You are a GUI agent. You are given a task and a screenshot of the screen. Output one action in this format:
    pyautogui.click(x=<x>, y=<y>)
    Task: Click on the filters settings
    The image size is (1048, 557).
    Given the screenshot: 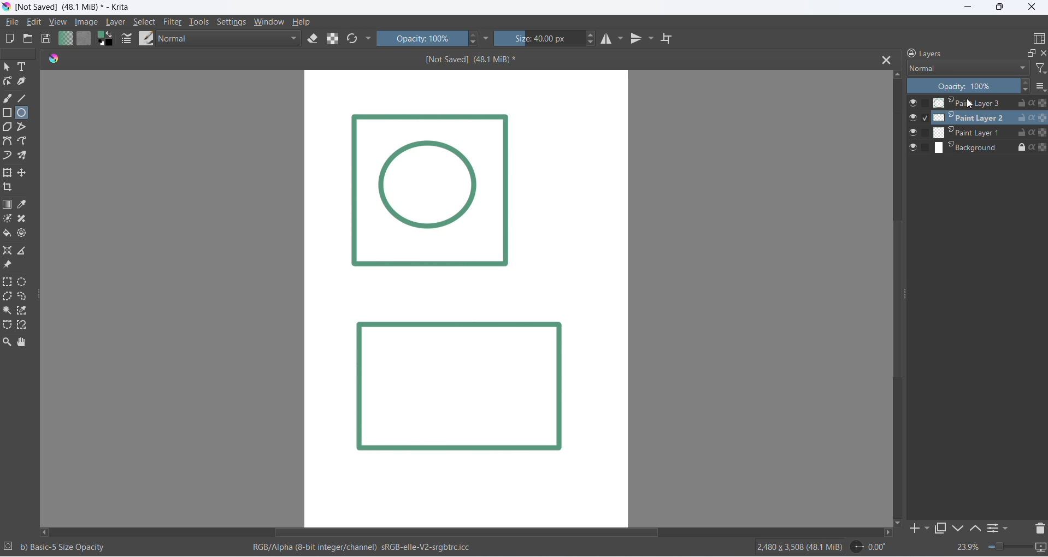 What is the action you would take?
    pyautogui.click(x=1009, y=527)
    